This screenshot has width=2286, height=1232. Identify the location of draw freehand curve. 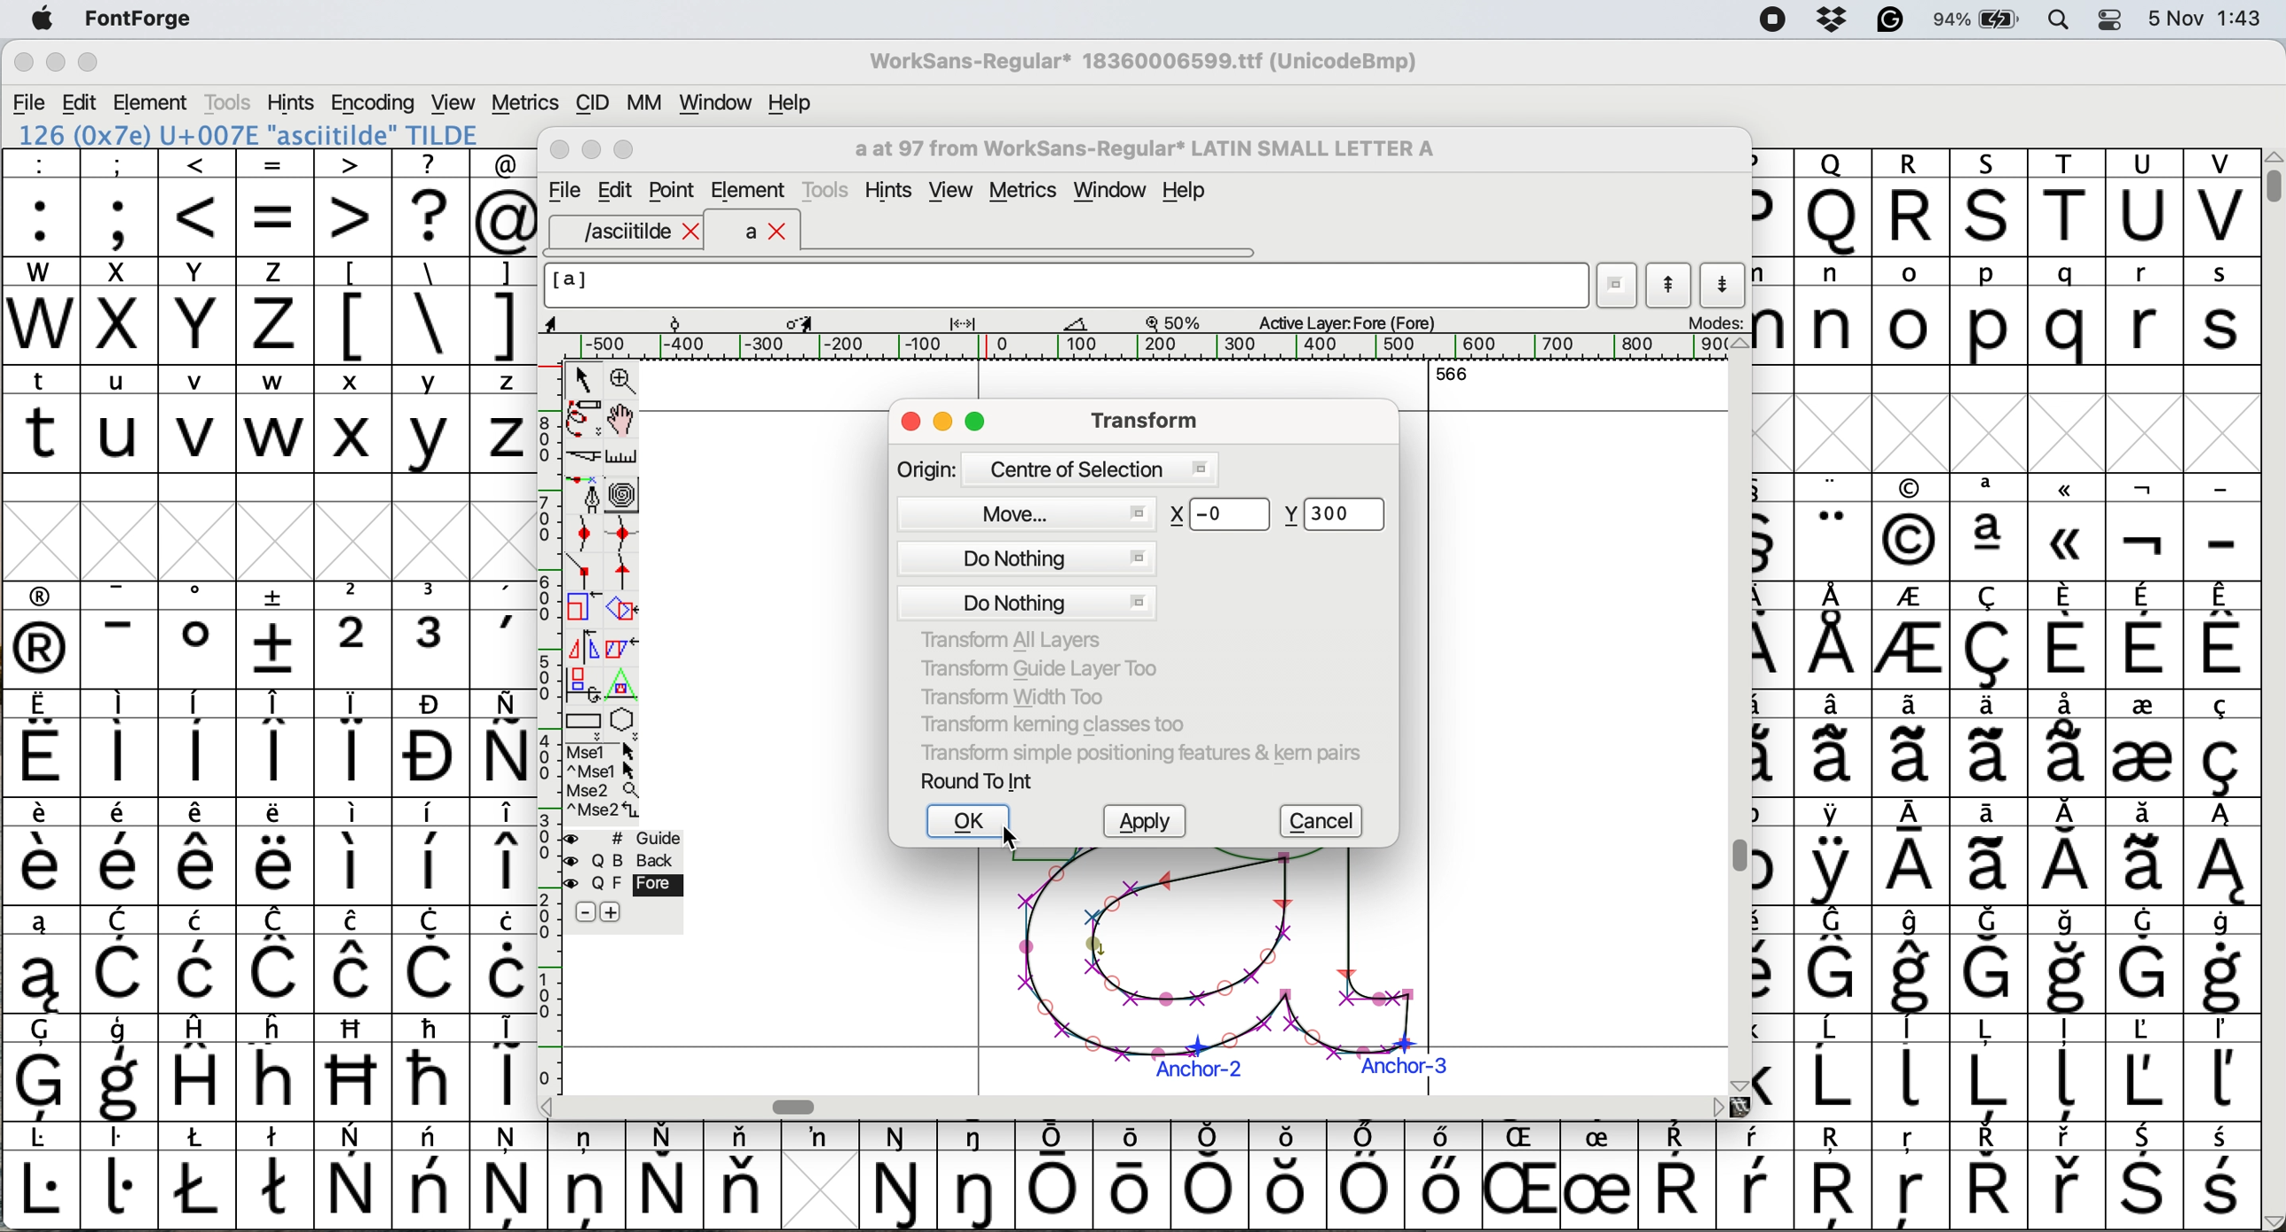
(582, 418).